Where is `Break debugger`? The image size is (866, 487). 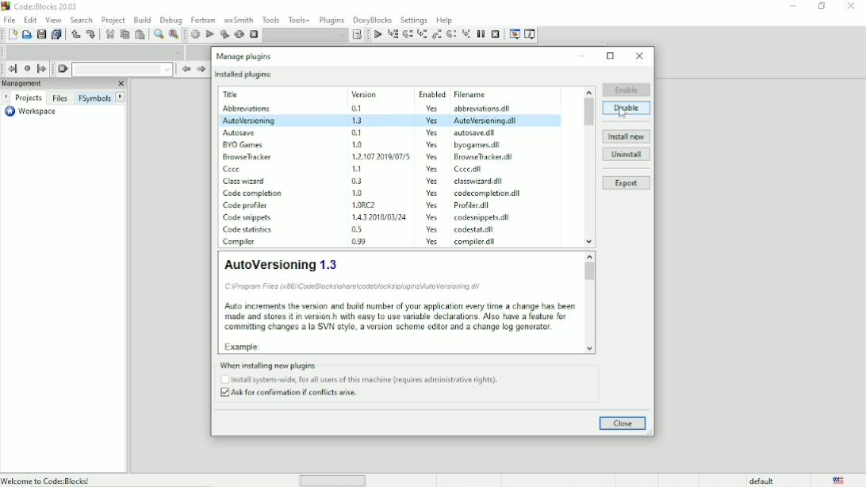
Break debugger is located at coordinates (481, 34).